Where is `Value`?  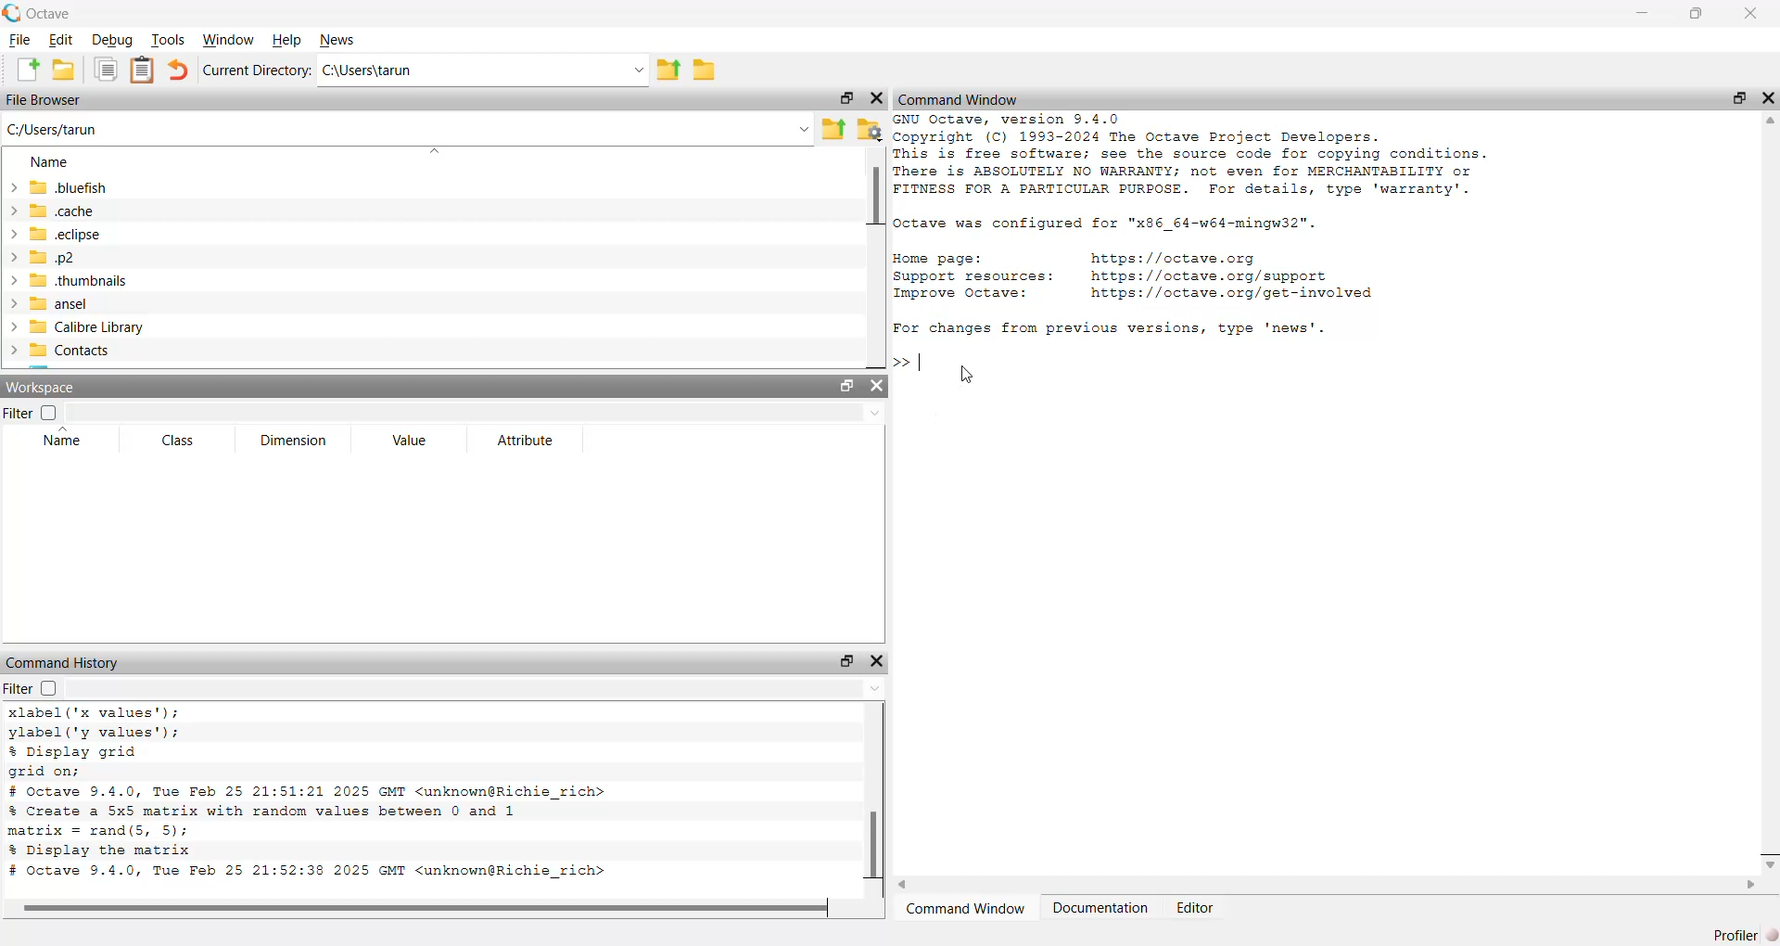 Value is located at coordinates (404, 440).